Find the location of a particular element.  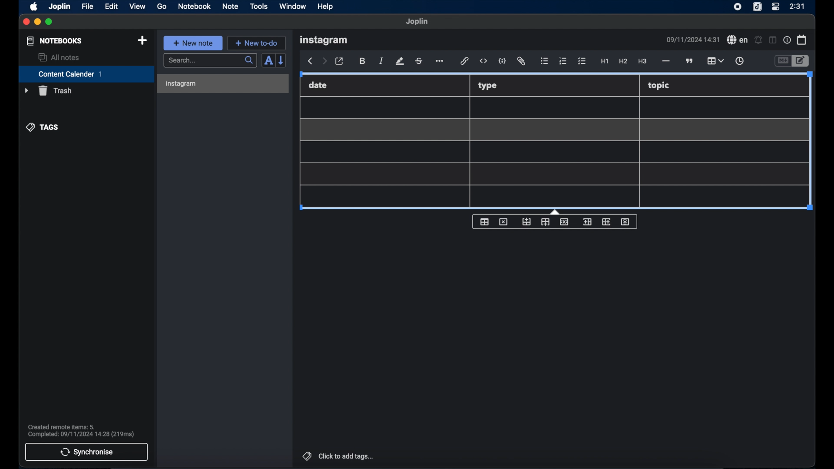

trash is located at coordinates (48, 91).